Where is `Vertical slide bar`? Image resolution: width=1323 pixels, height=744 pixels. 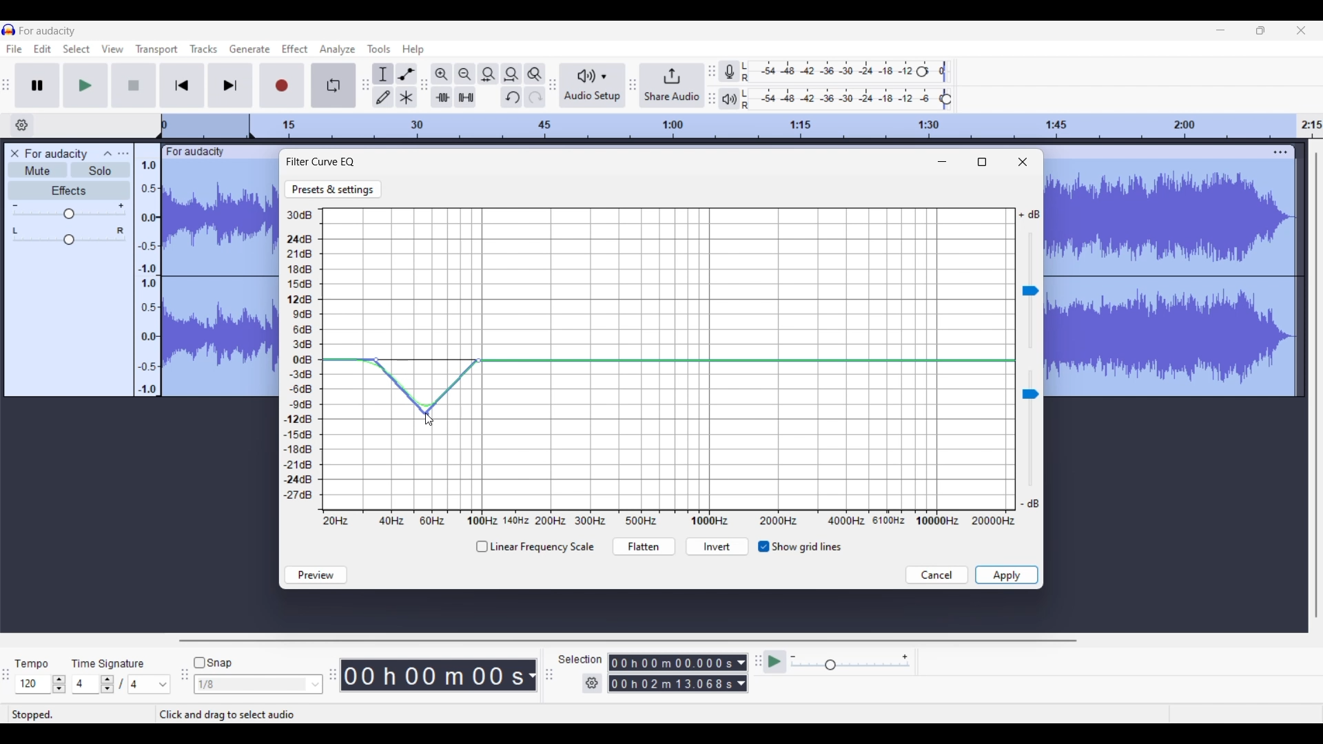 Vertical slide bar is located at coordinates (1316, 384).